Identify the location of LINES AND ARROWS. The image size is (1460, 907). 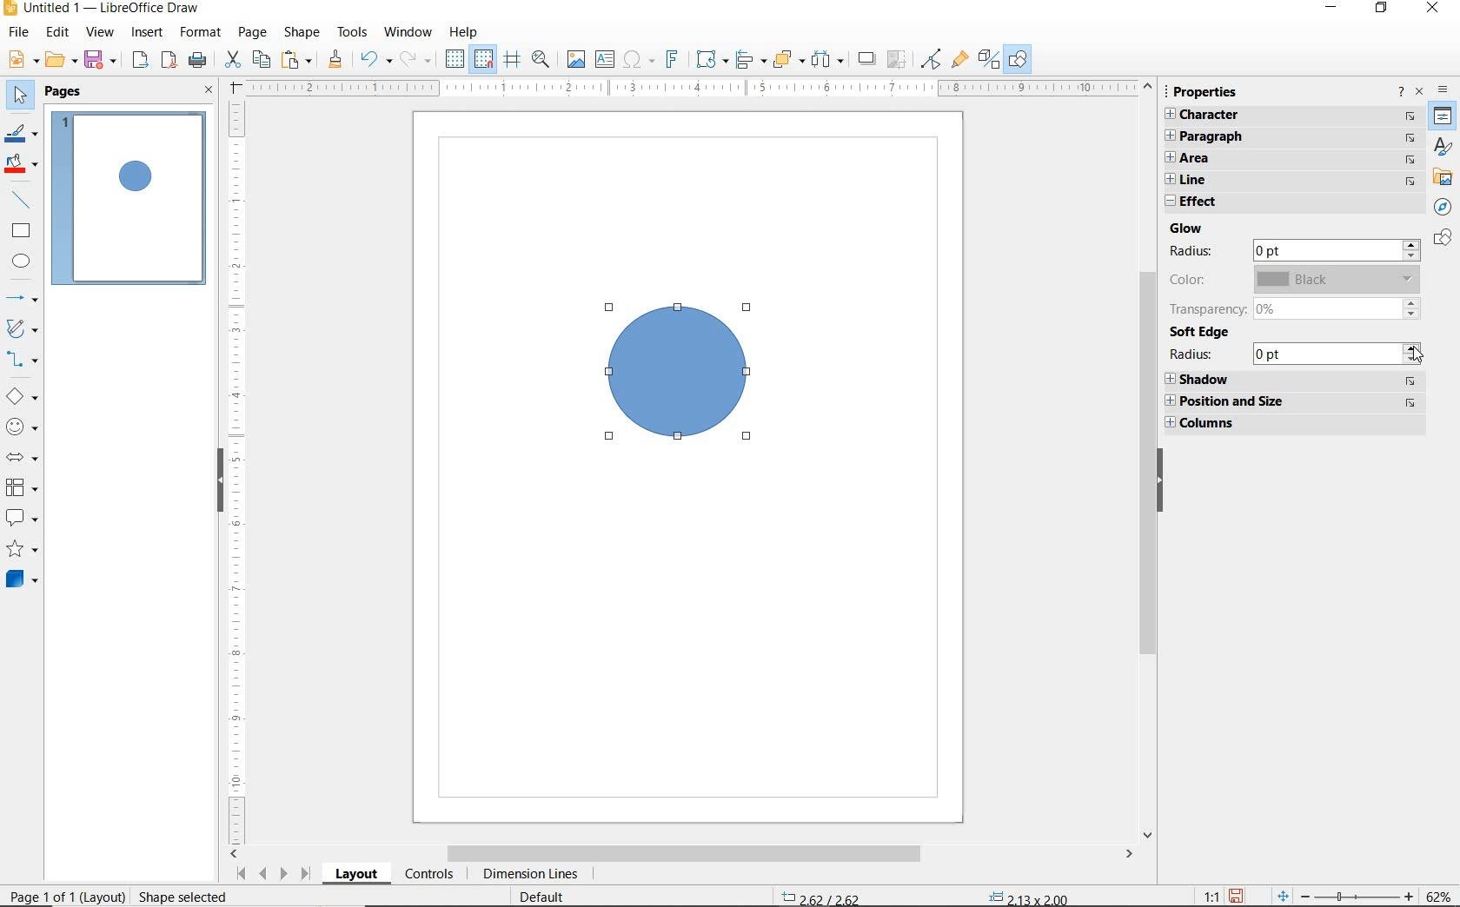
(24, 295).